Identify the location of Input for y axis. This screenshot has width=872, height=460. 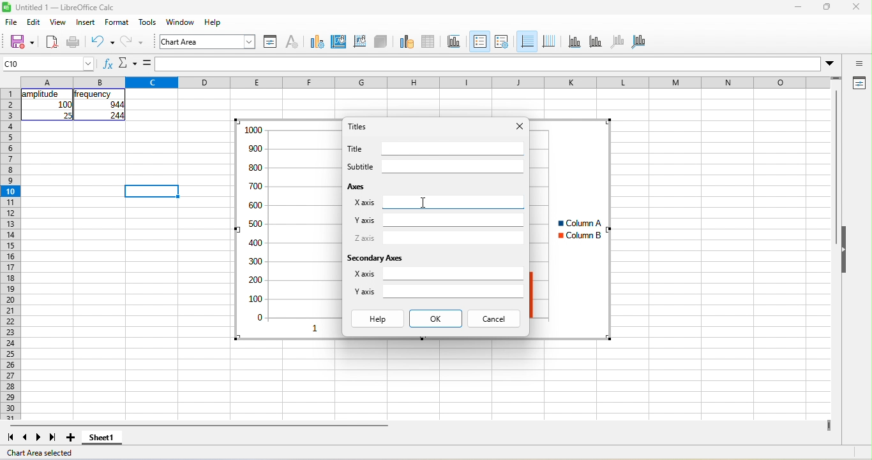
(454, 220).